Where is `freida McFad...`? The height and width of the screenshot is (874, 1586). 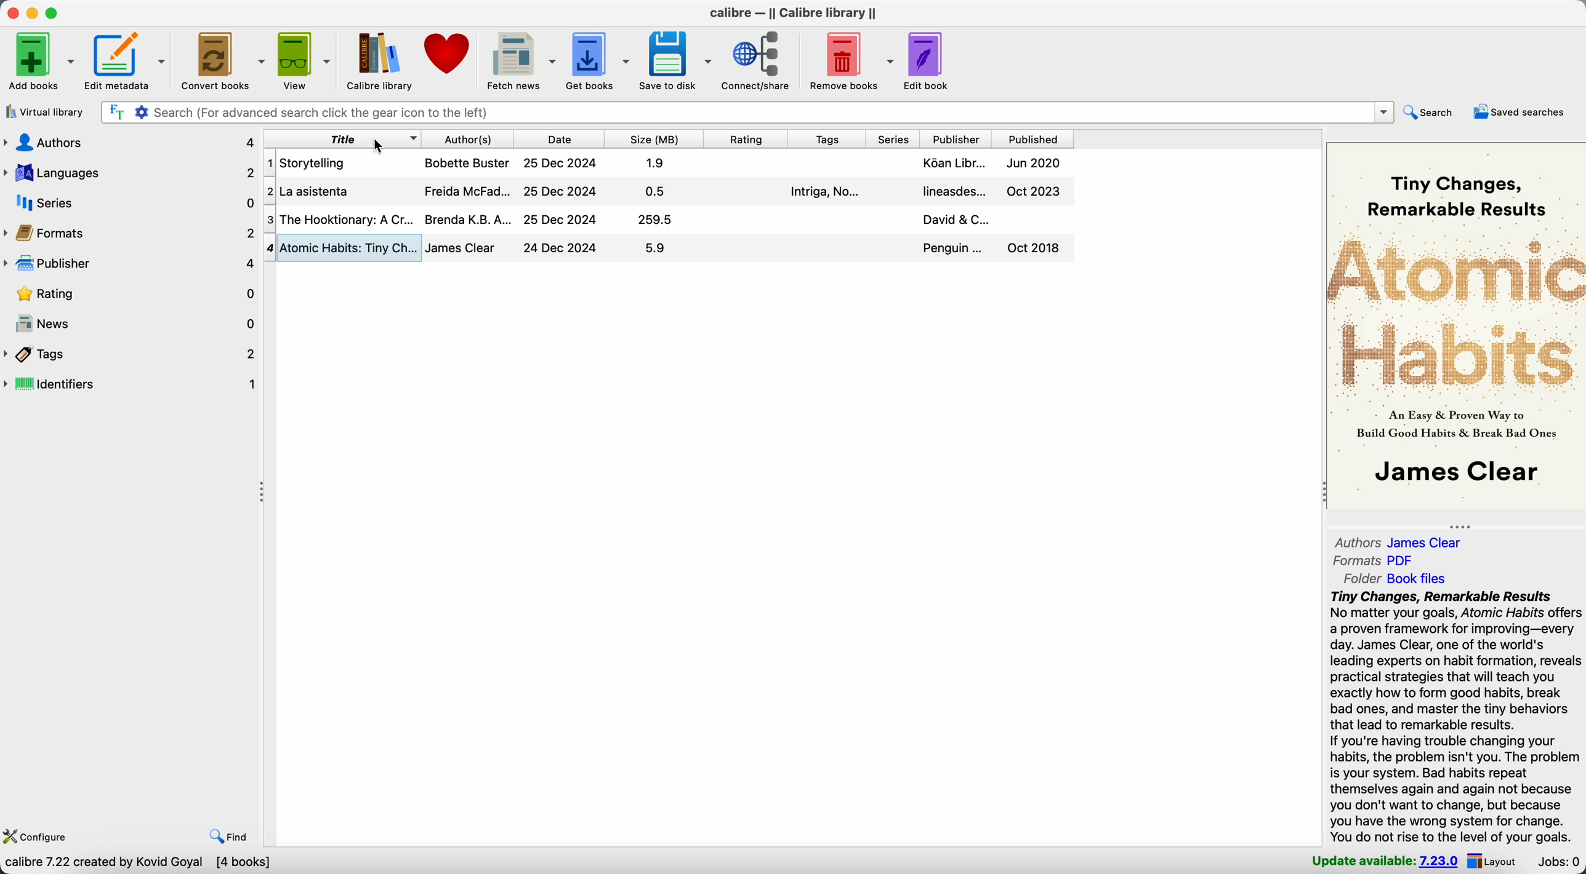
freida McFad... is located at coordinates (468, 191).